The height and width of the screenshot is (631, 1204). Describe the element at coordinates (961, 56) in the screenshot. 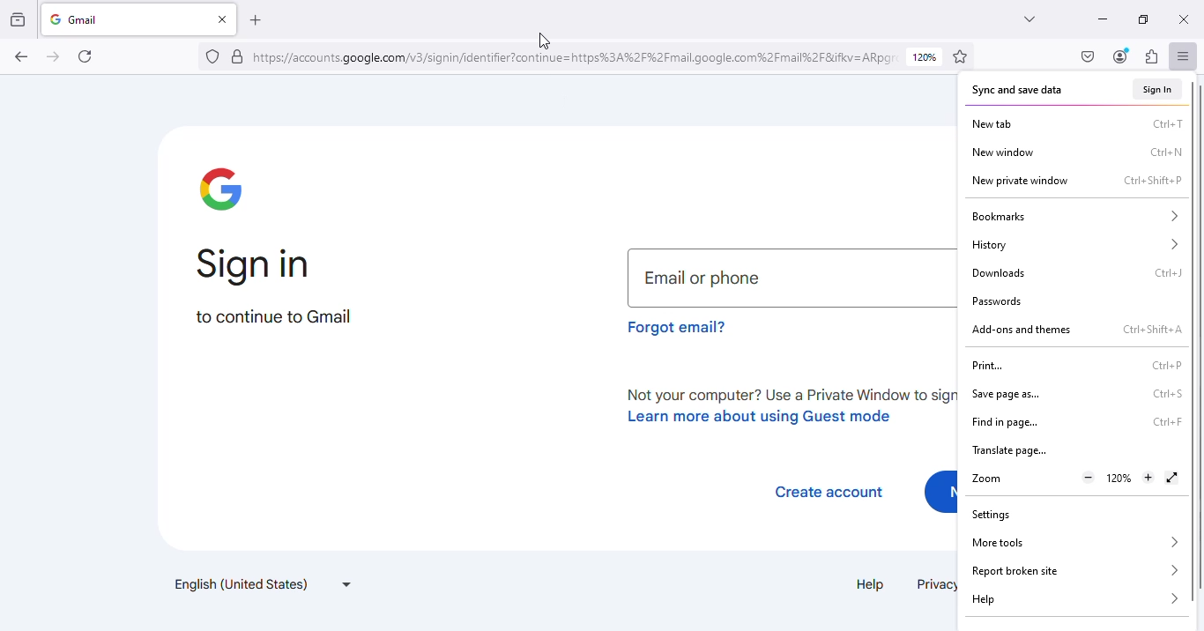

I see `bookmark this page` at that location.